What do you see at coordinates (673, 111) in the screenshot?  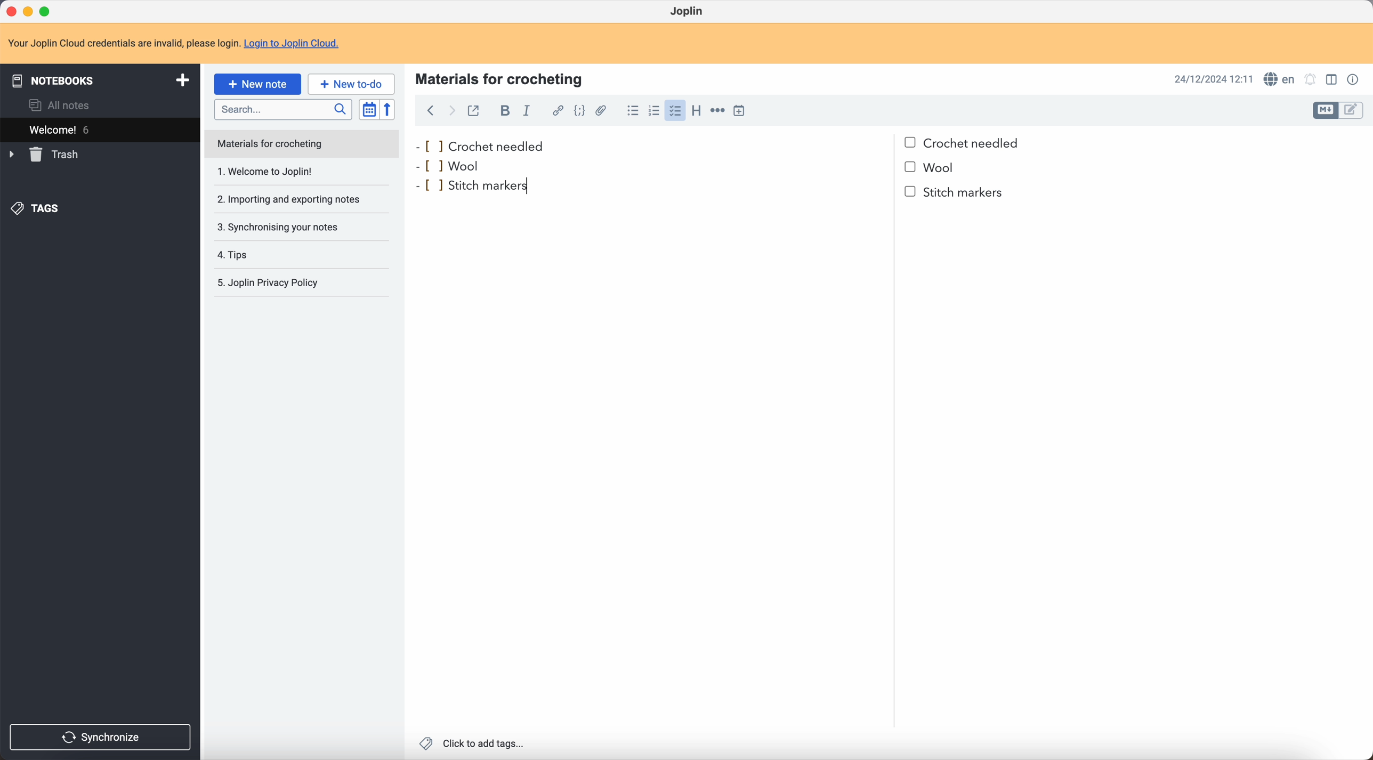 I see `click on checklist` at bounding box center [673, 111].